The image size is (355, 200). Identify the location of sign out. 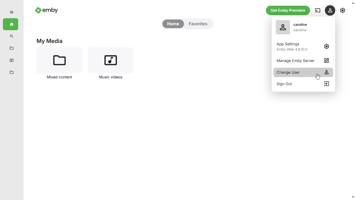
(302, 84).